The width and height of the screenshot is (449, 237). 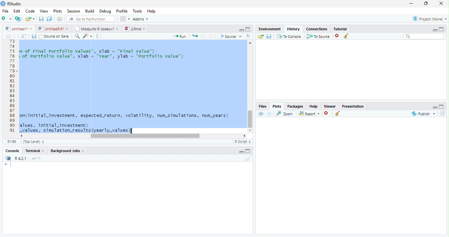 I want to click on Help, so click(x=152, y=12).